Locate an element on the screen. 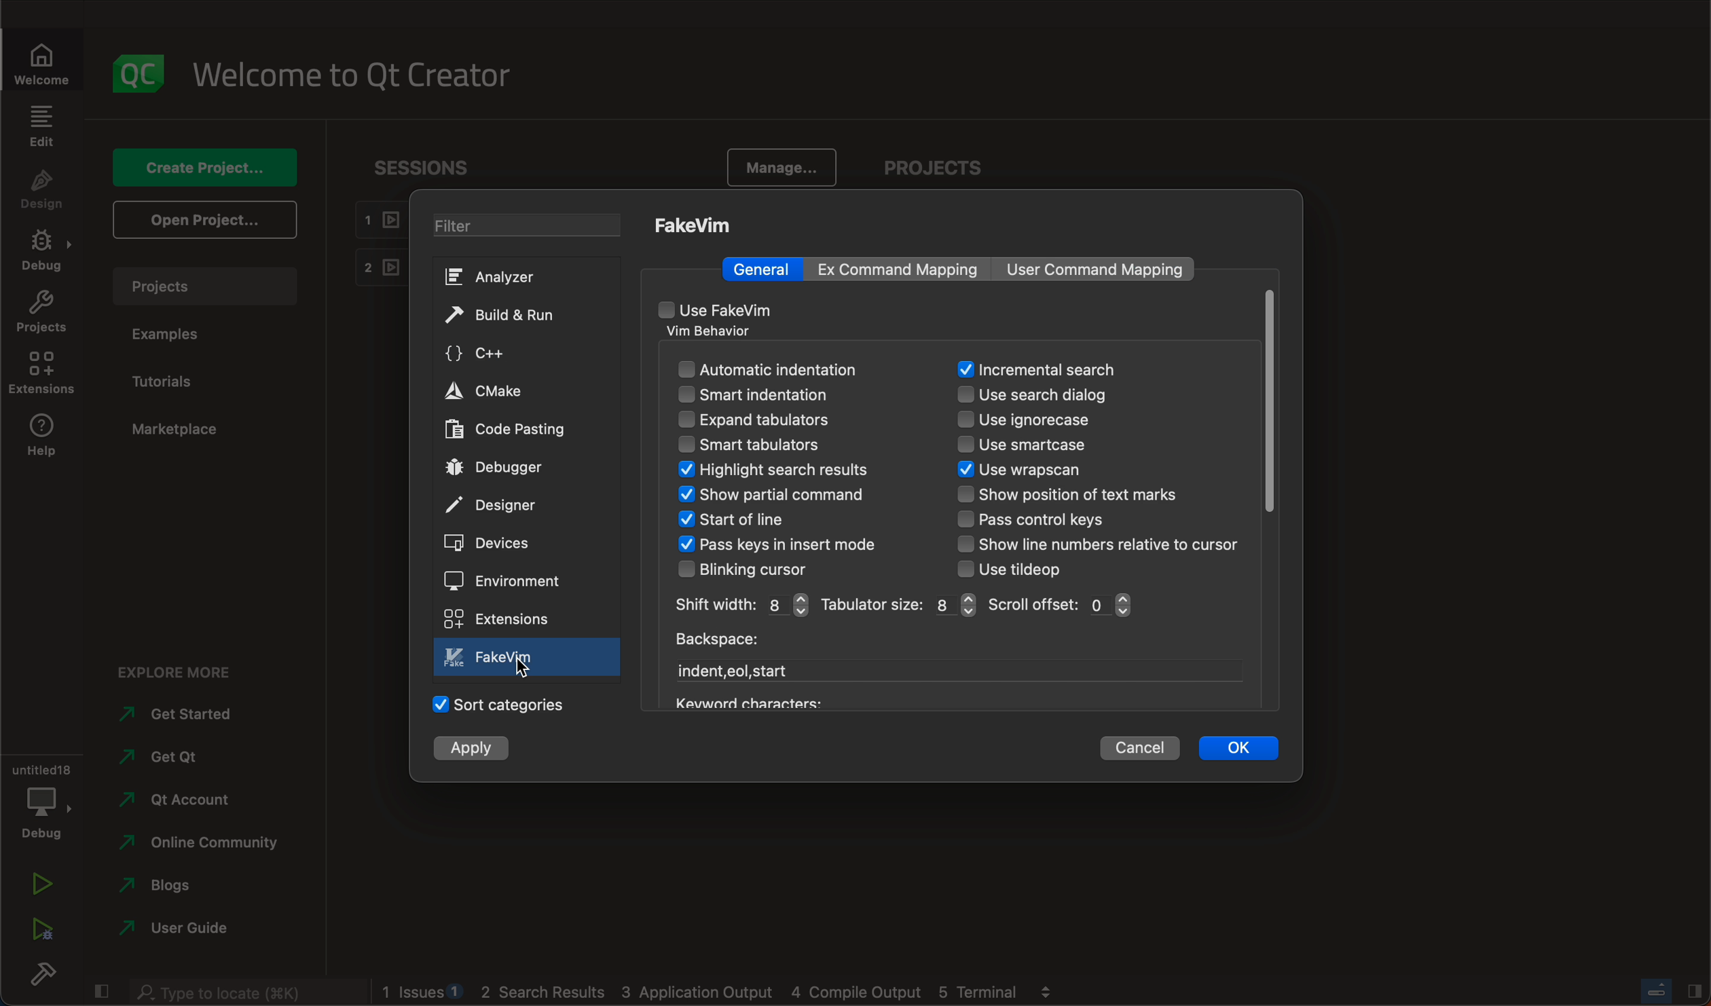 Image resolution: width=1711 pixels, height=1006 pixels. blinking cursor is located at coordinates (753, 570).